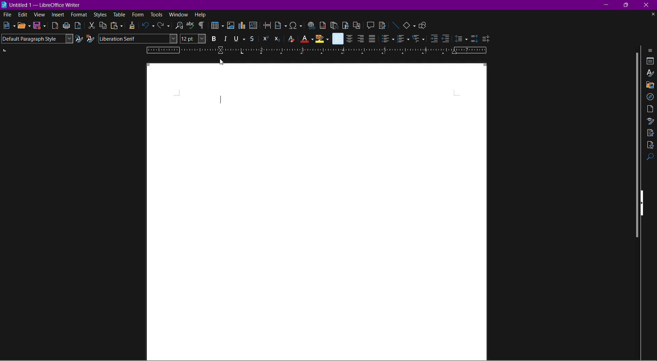  I want to click on Clear Direct Formatting, so click(291, 39).